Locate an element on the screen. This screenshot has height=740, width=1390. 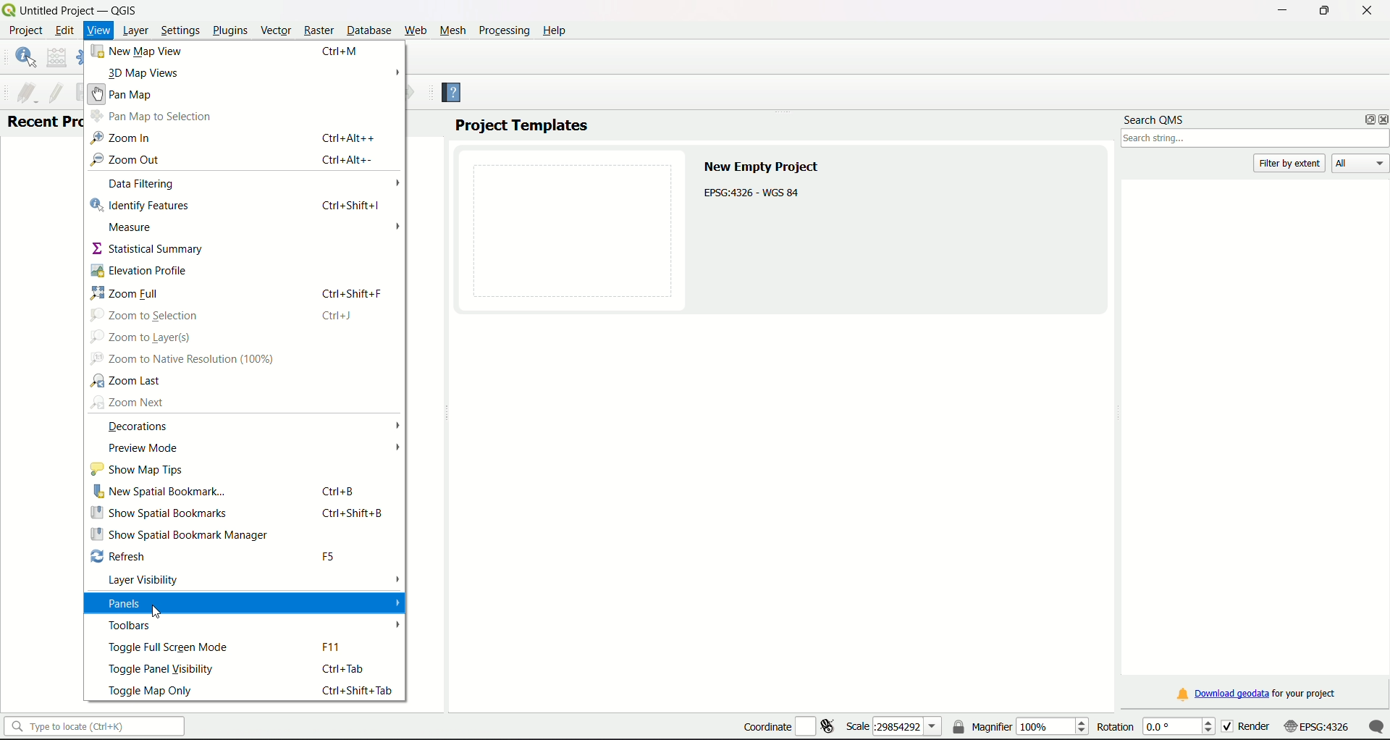
new spatial bookmark is located at coordinates (160, 491).